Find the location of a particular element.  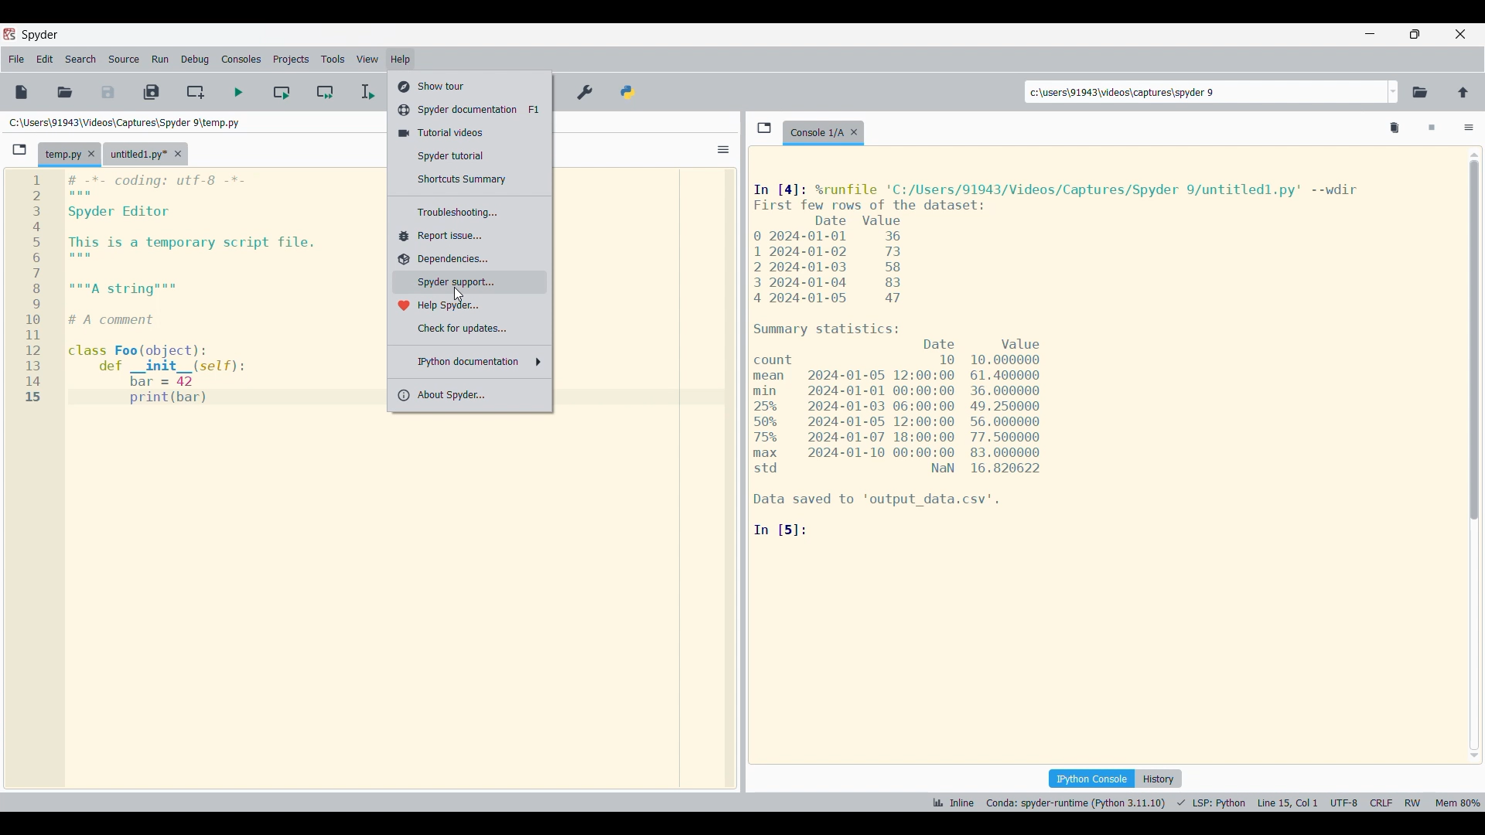

New file is located at coordinates (21, 92).